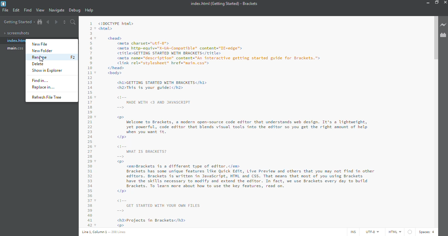 This screenshot has width=448, height=236. I want to click on html, so click(395, 232).